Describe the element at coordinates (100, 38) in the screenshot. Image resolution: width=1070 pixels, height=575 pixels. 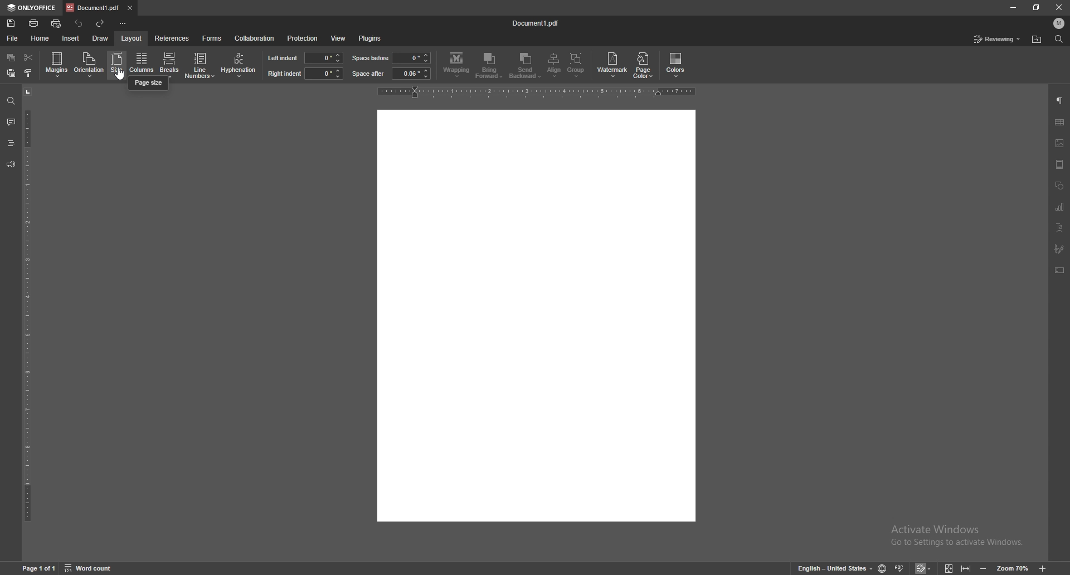
I see `draw` at that location.